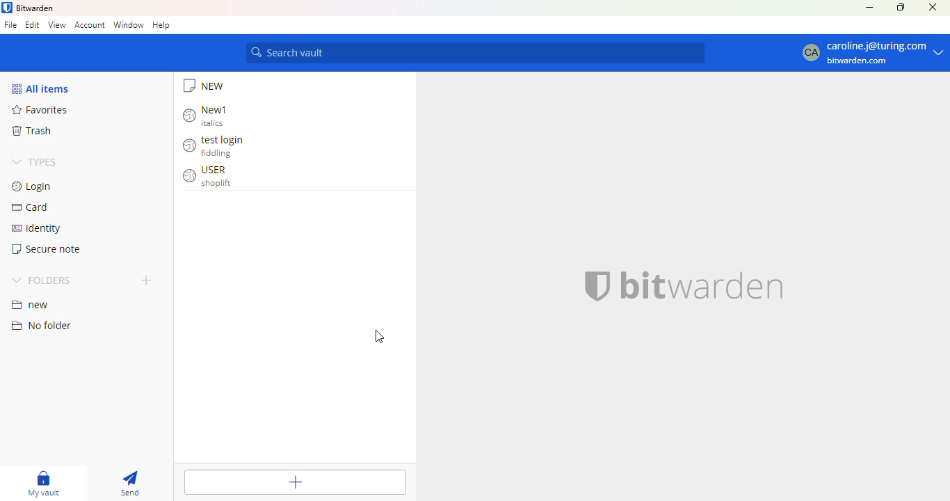  Describe the element at coordinates (40, 325) in the screenshot. I see `no folder` at that location.